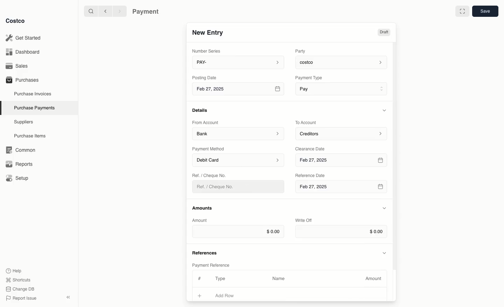 This screenshot has width=504, height=307. Describe the element at coordinates (342, 88) in the screenshot. I see `Pay` at that location.